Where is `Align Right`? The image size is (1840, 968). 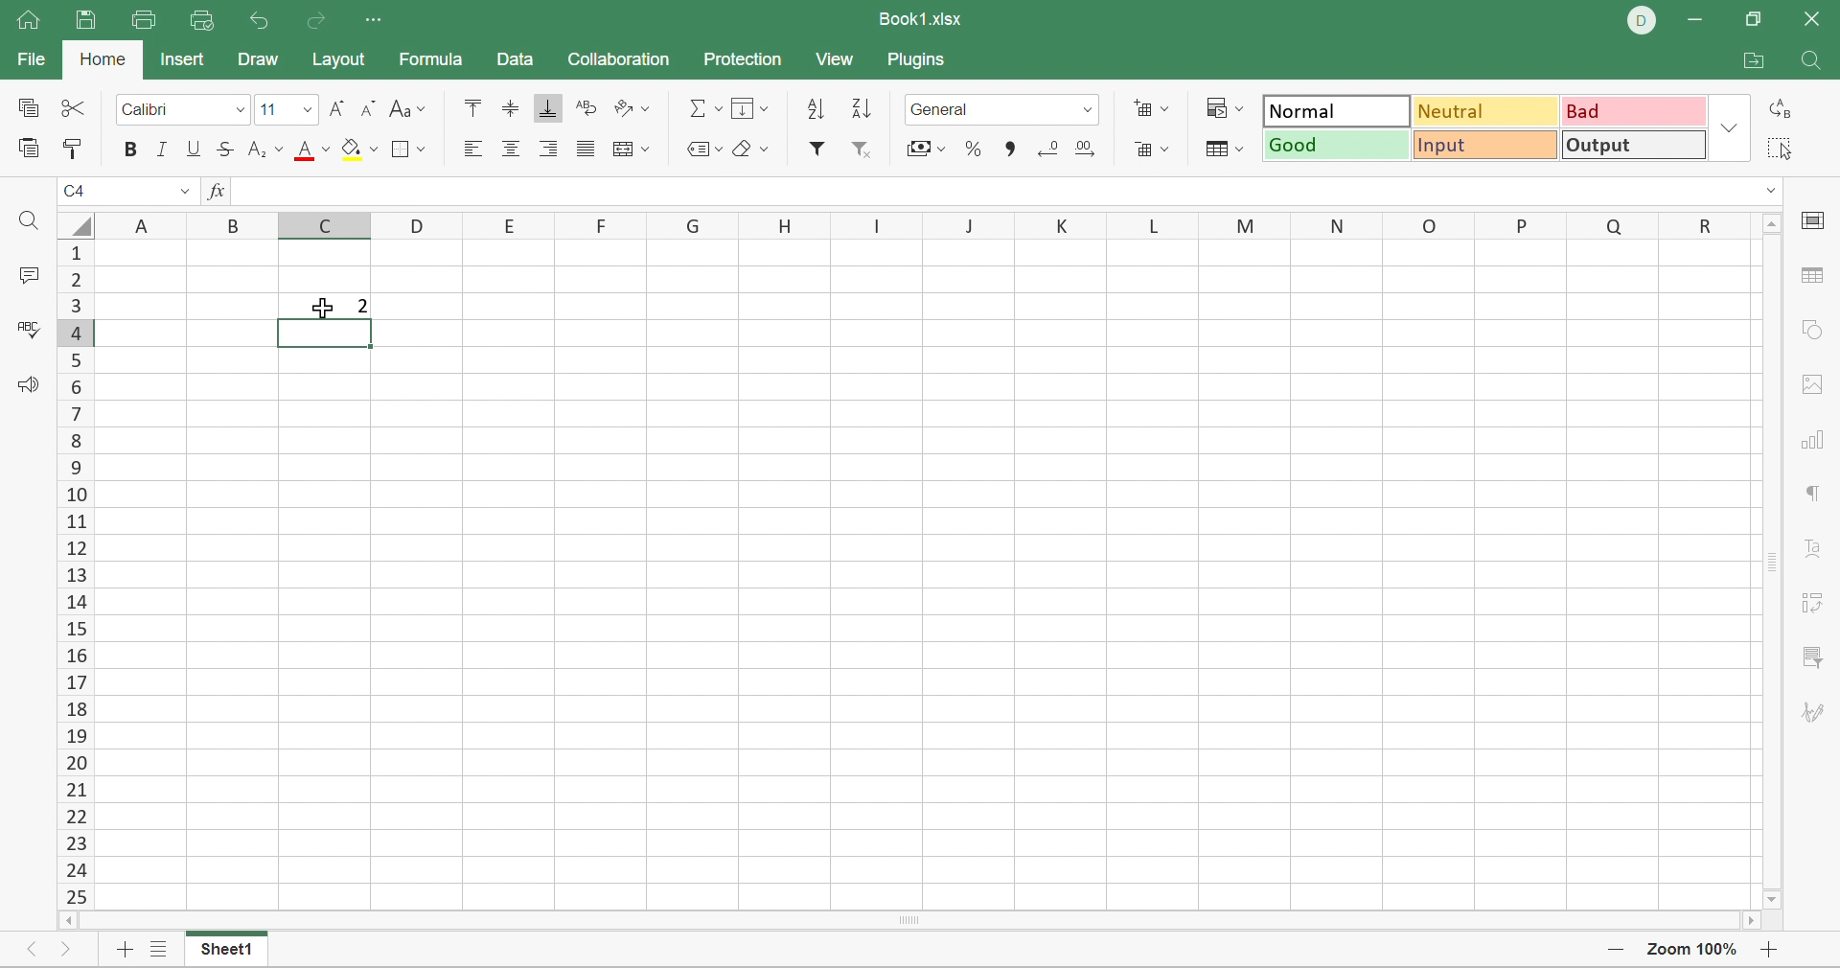
Align Right is located at coordinates (553, 148).